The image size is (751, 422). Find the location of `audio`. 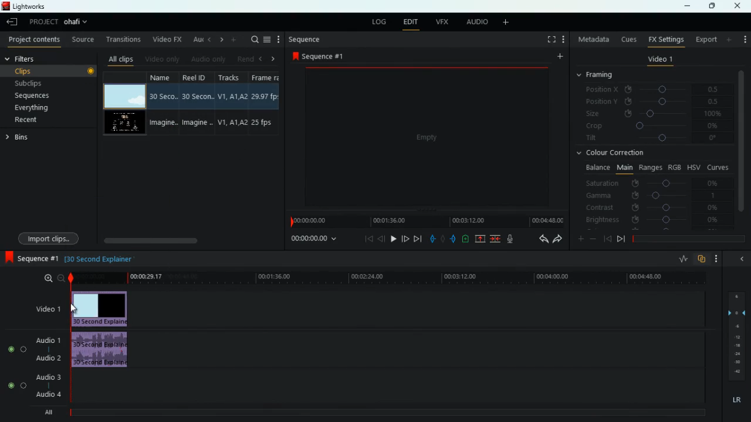

audio is located at coordinates (103, 350).